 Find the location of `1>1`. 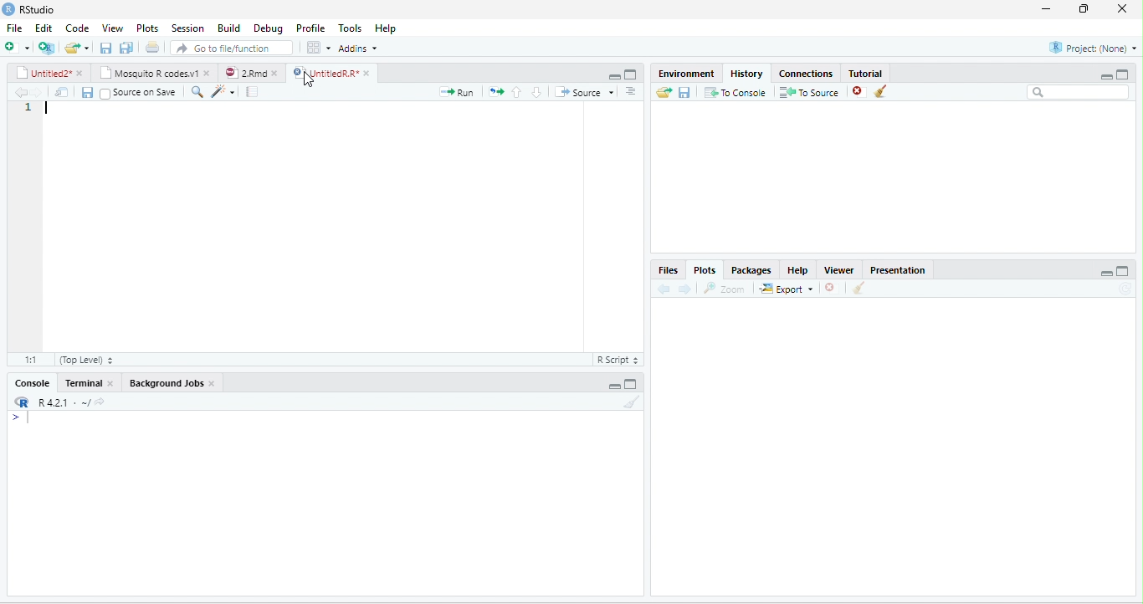

1>1 is located at coordinates (29, 359).